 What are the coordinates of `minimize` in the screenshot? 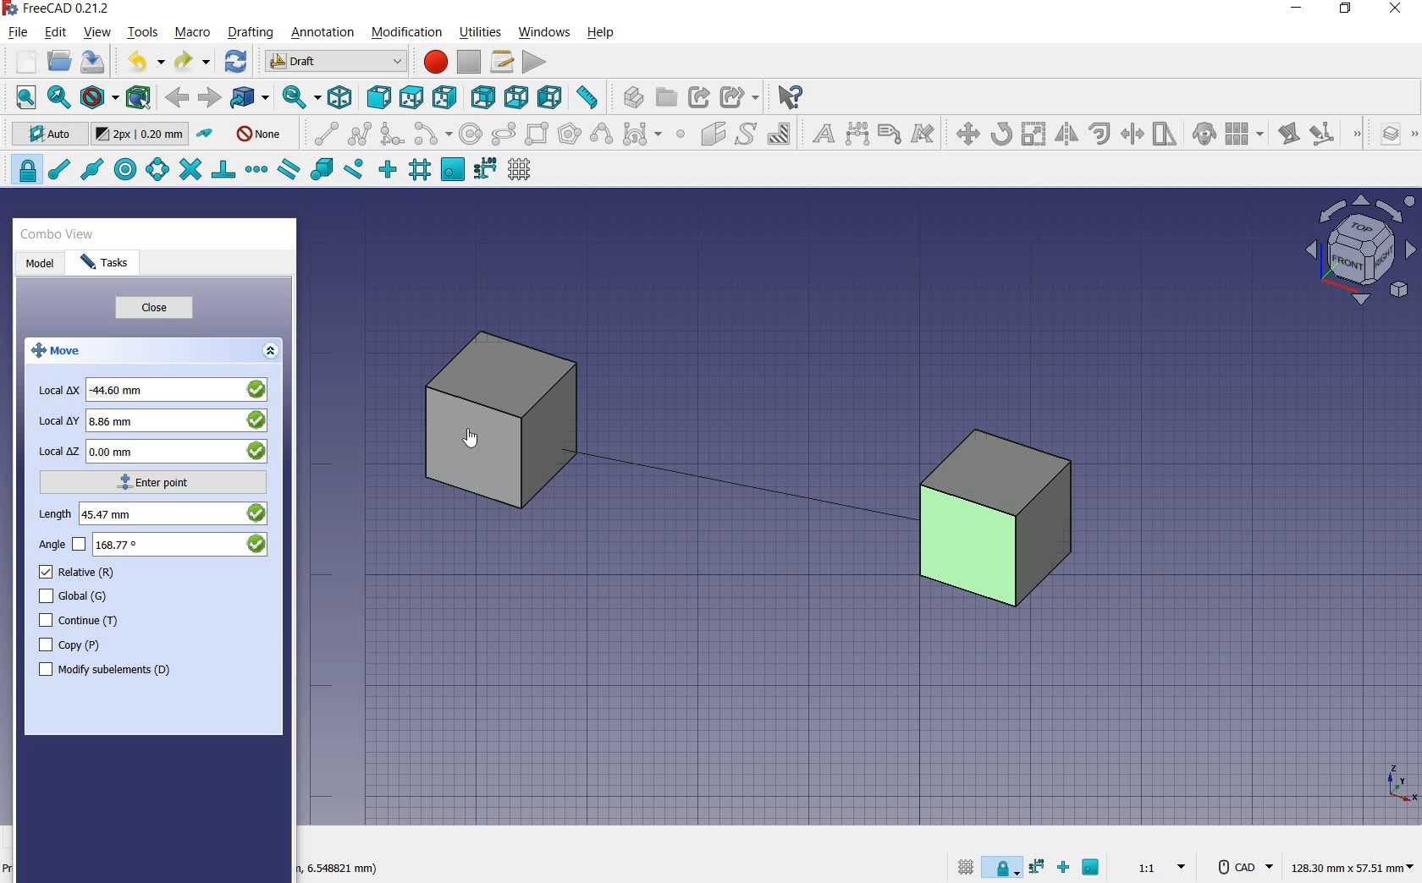 It's located at (1298, 10).